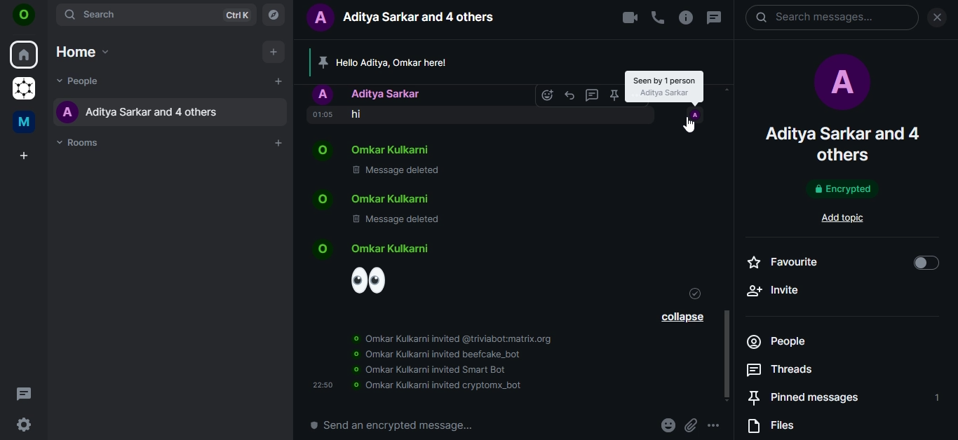  I want to click on search, so click(156, 15).